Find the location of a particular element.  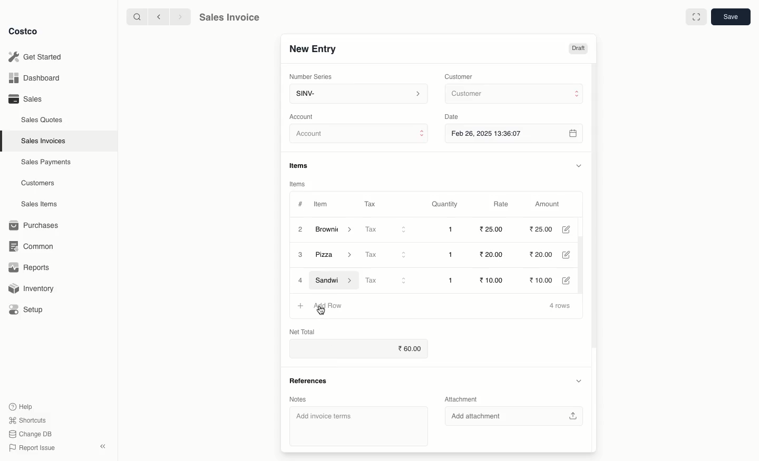

Amount is located at coordinates (550, 204).